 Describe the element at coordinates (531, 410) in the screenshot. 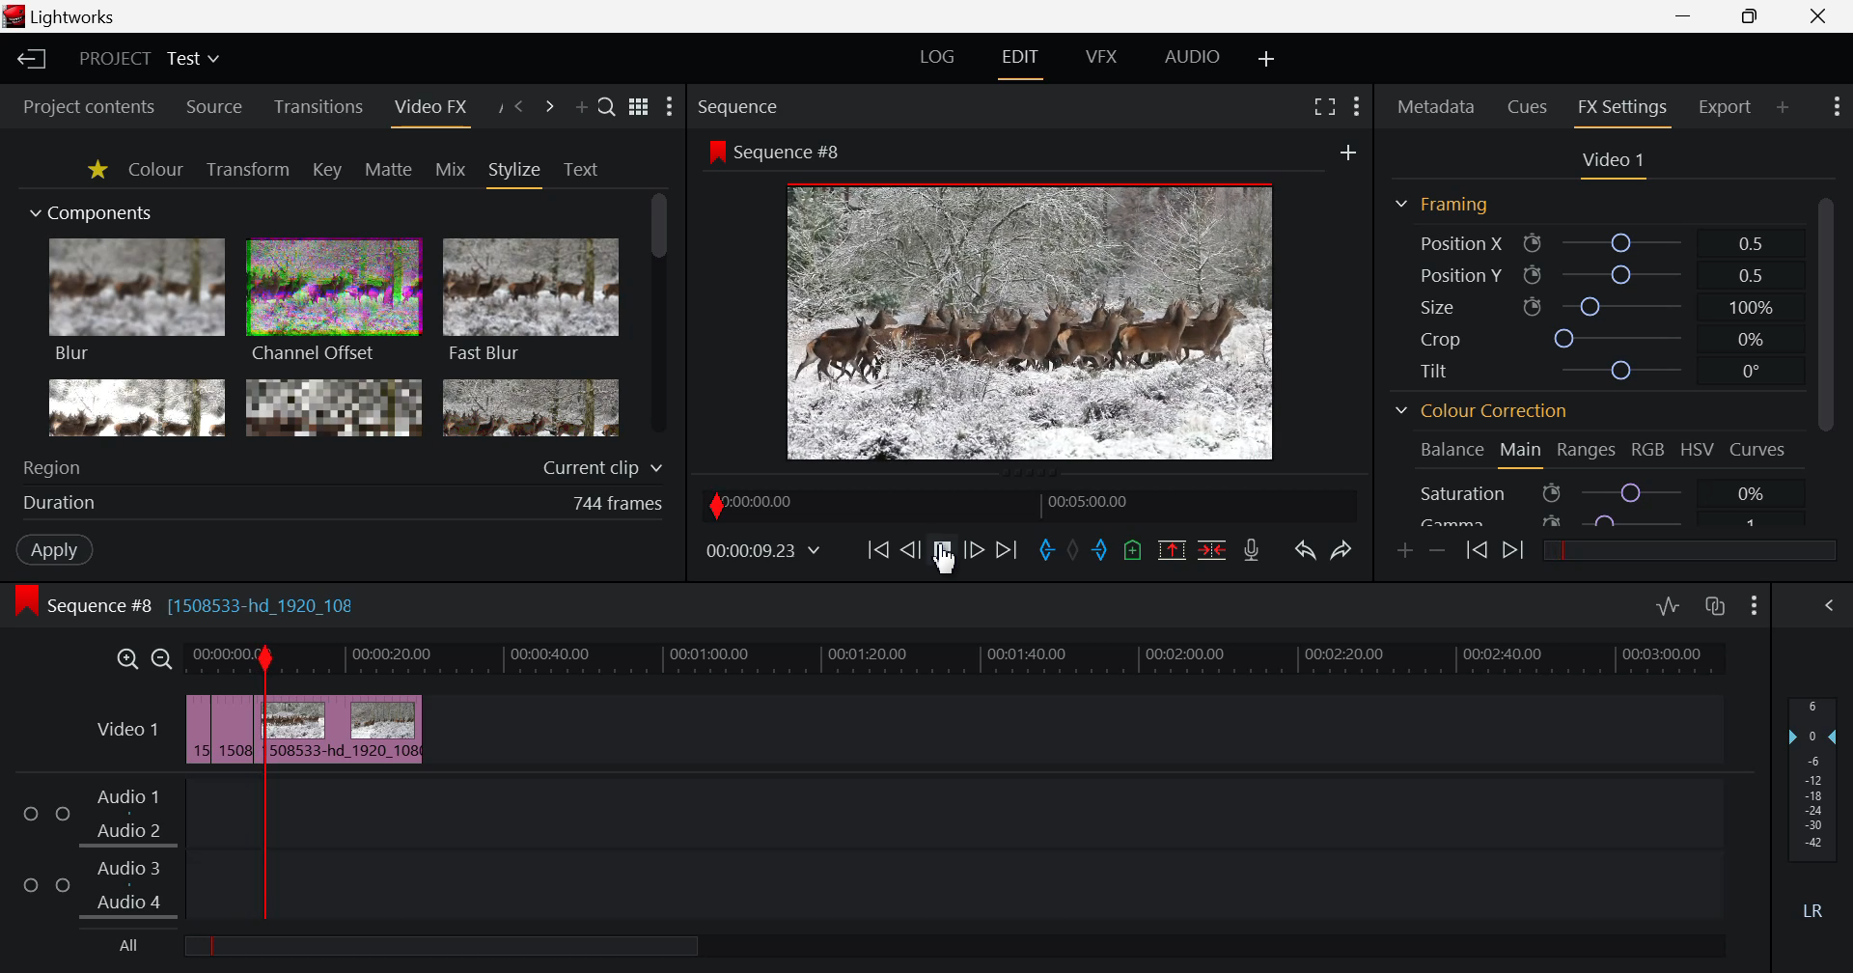

I see `Posterize` at that location.